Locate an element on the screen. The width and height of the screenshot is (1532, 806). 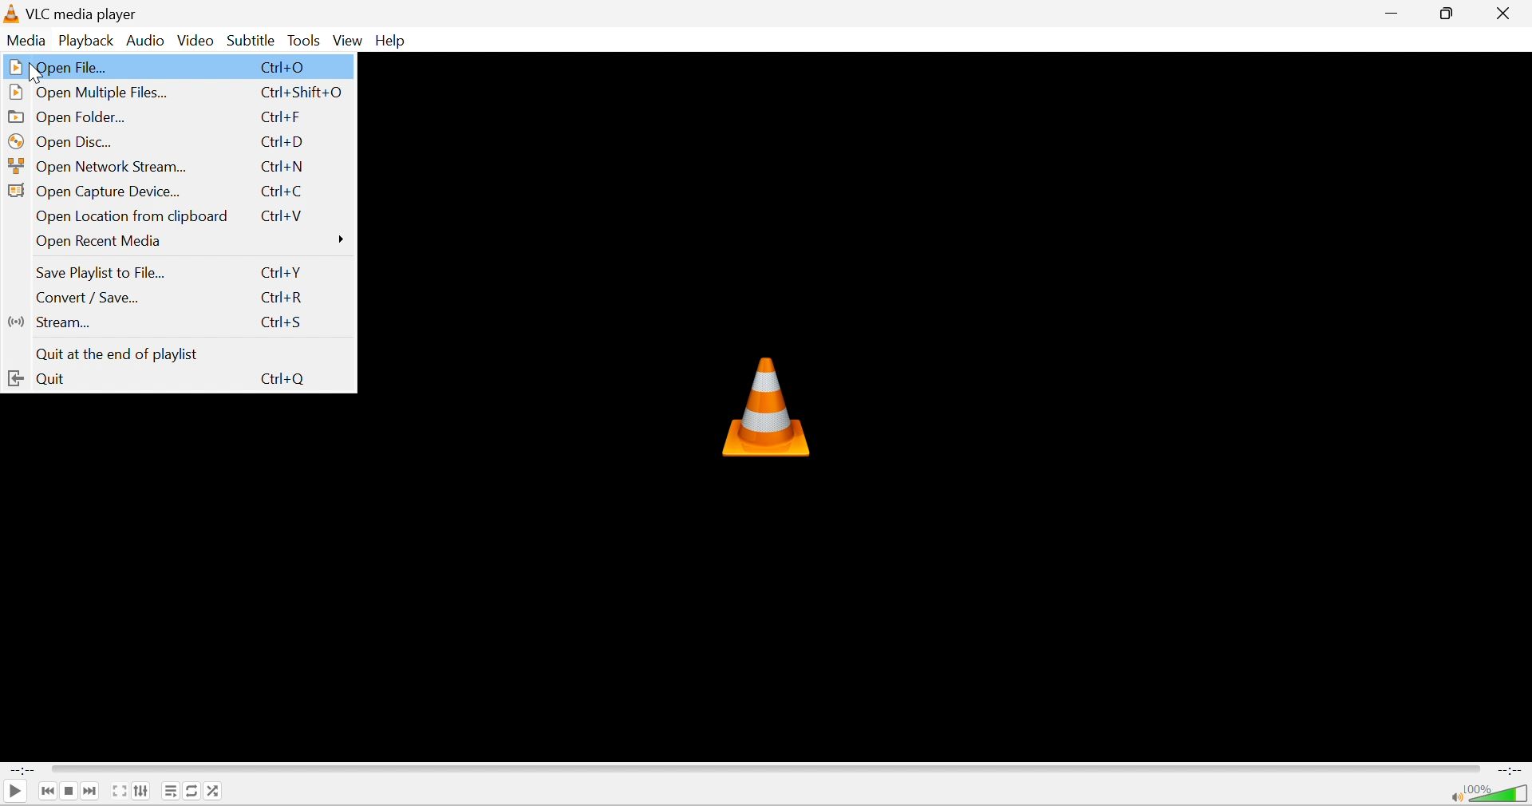
cursor is located at coordinates (38, 73).